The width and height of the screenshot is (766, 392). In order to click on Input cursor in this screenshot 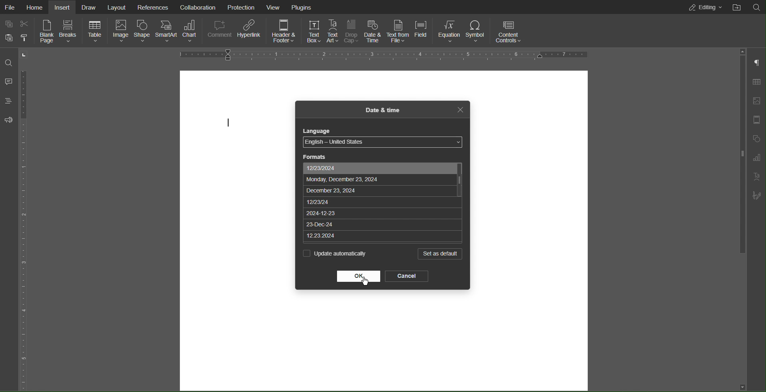, I will do `click(229, 124)`.